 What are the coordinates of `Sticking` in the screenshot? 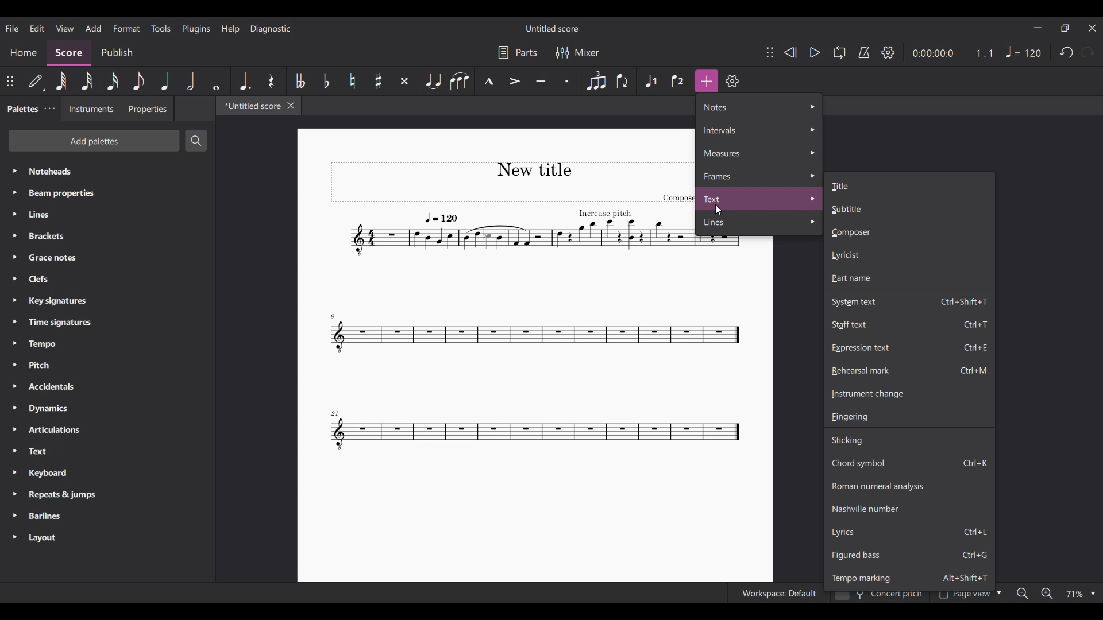 It's located at (909, 440).